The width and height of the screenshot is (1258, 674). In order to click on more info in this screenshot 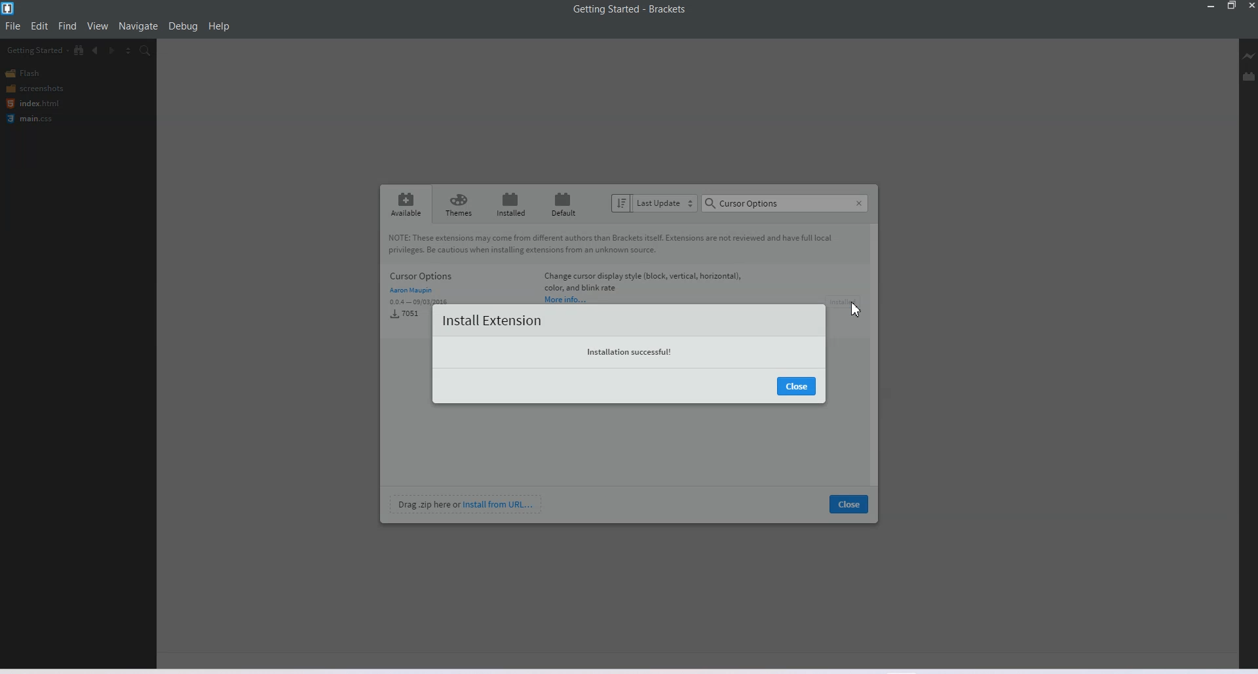, I will do `click(565, 299)`.